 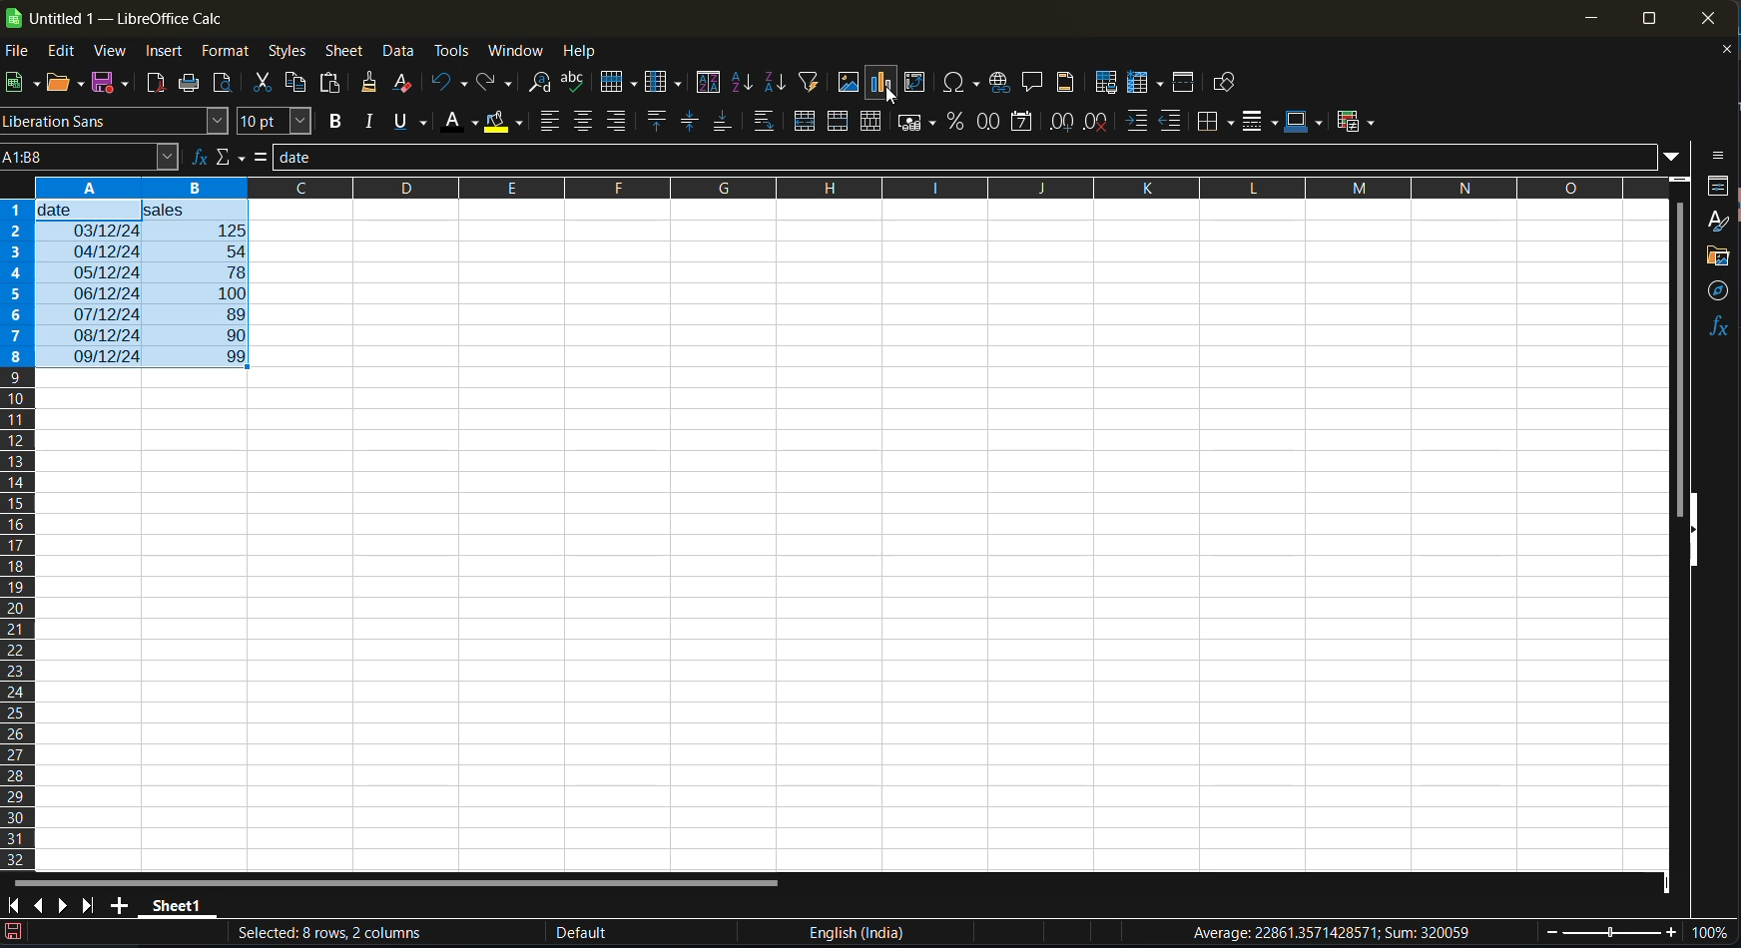 What do you see at coordinates (371, 84) in the screenshot?
I see `clone formatting` at bounding box center [371, 84].